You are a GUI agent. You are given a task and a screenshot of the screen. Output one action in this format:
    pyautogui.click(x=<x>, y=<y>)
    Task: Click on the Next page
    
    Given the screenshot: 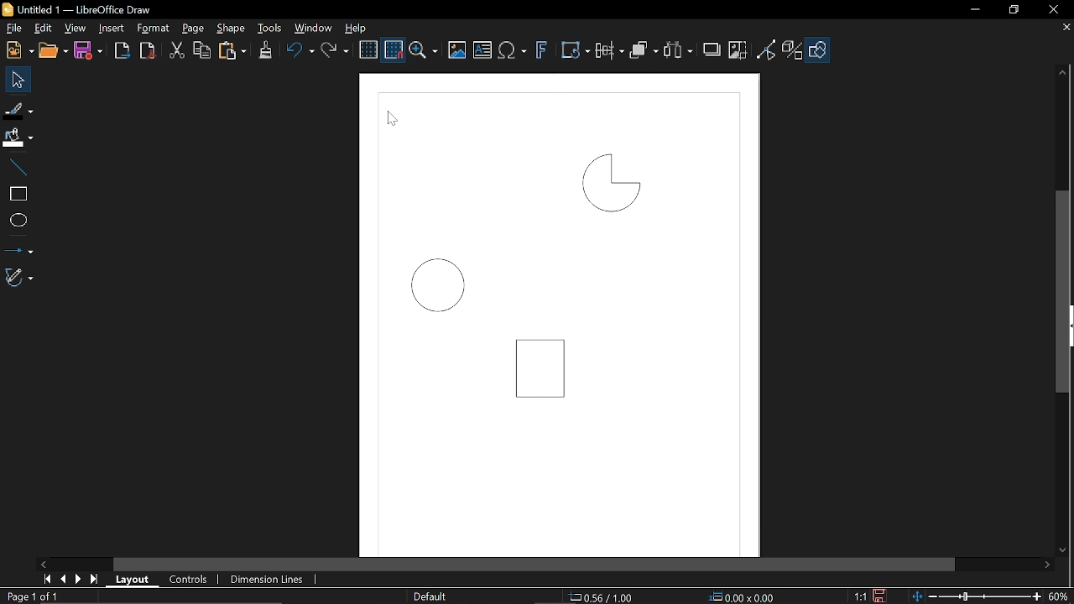 What is the action you would take?
    pyautogui.click(x=78, y=579)
    